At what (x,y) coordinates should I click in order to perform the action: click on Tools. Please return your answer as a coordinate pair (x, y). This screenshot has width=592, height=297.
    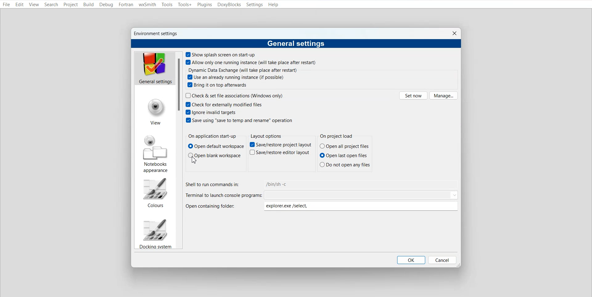
    Looking at the image, I should click on (167, 5).